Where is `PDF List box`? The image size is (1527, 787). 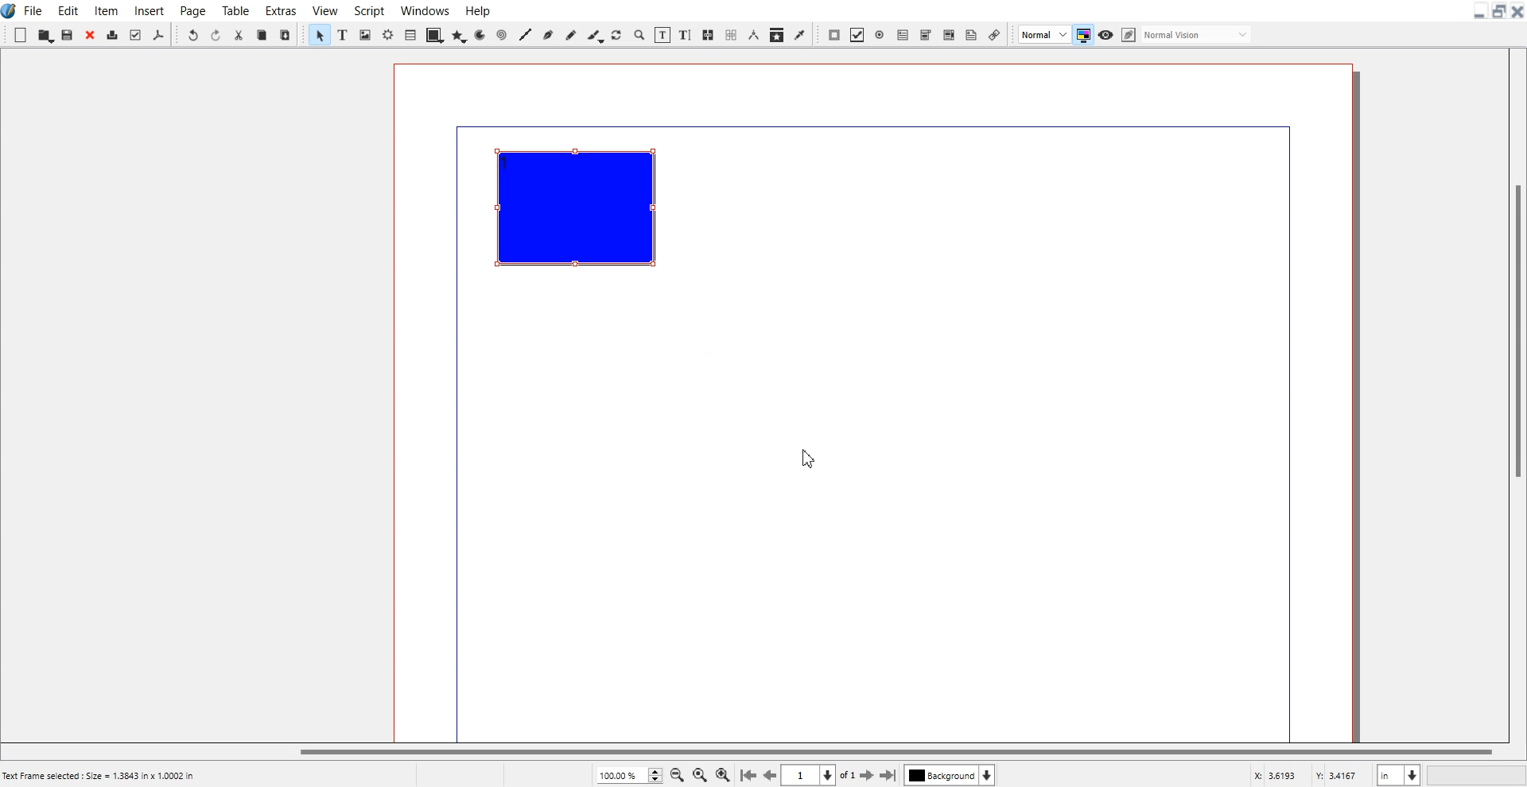 PDF List box is located at coordinates (949, 34).